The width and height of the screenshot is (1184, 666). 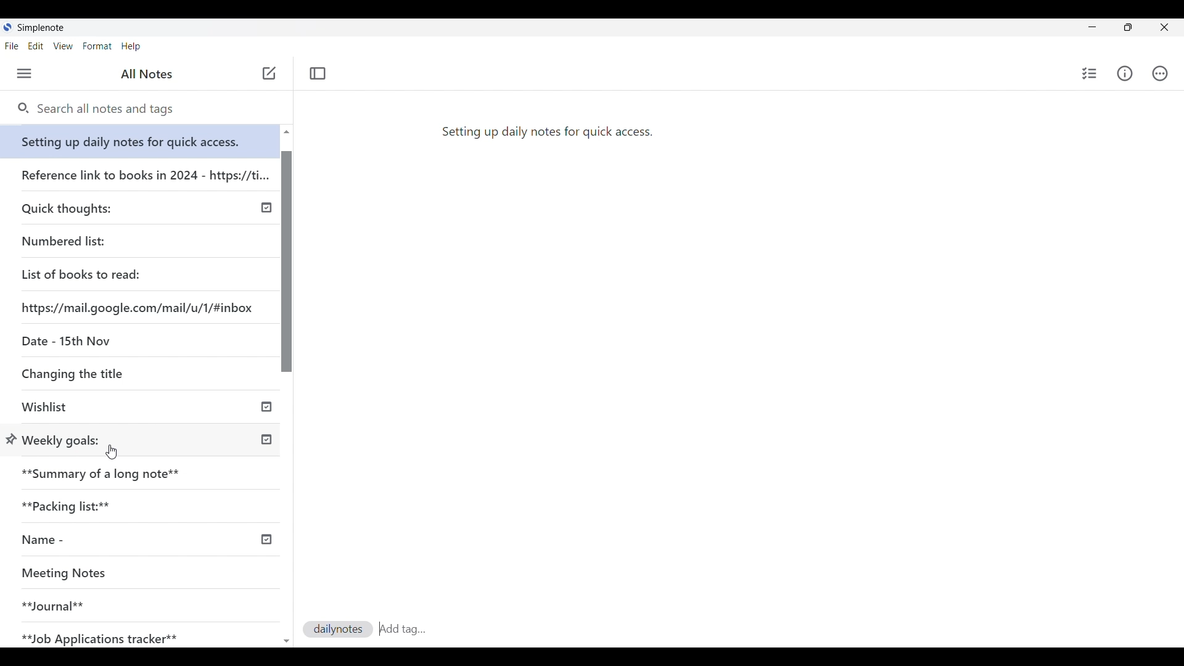 What do you see at coordinates (1089, 73) in the screenshot?
I see `Insert checklist` at bounding box center [1089, 73].